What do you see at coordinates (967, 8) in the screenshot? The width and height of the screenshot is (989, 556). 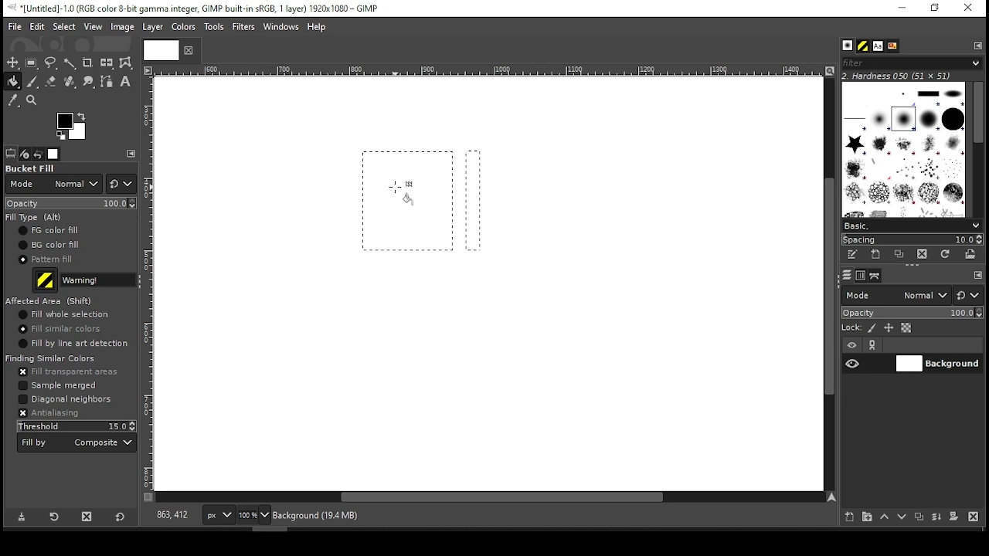 I see `close window` at bounding box center [967, 8].